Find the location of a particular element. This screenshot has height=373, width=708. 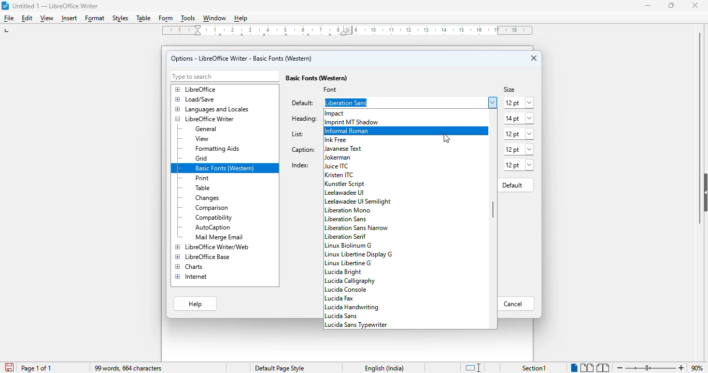

fonts is located at coordinates (359, 233).